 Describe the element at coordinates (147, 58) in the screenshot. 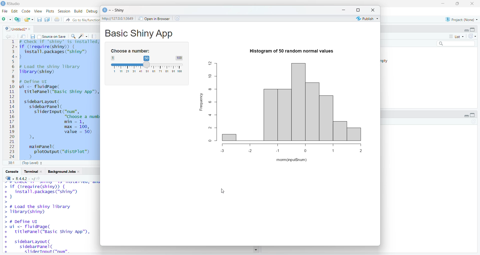

I see `50` at that location.